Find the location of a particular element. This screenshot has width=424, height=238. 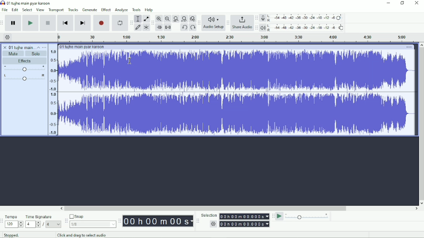

Effect is located at coordinates (106, 9).